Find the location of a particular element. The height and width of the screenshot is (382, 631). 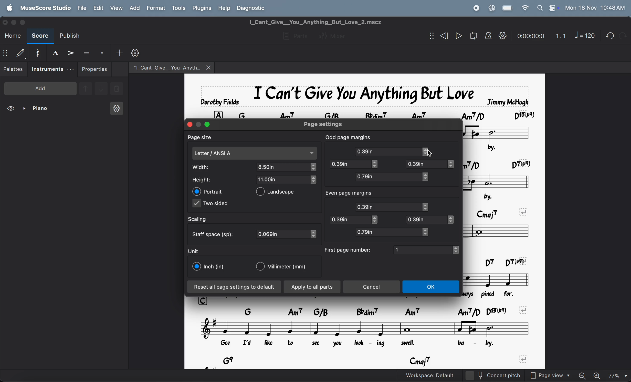

tools is located at coordinates (178, 8).